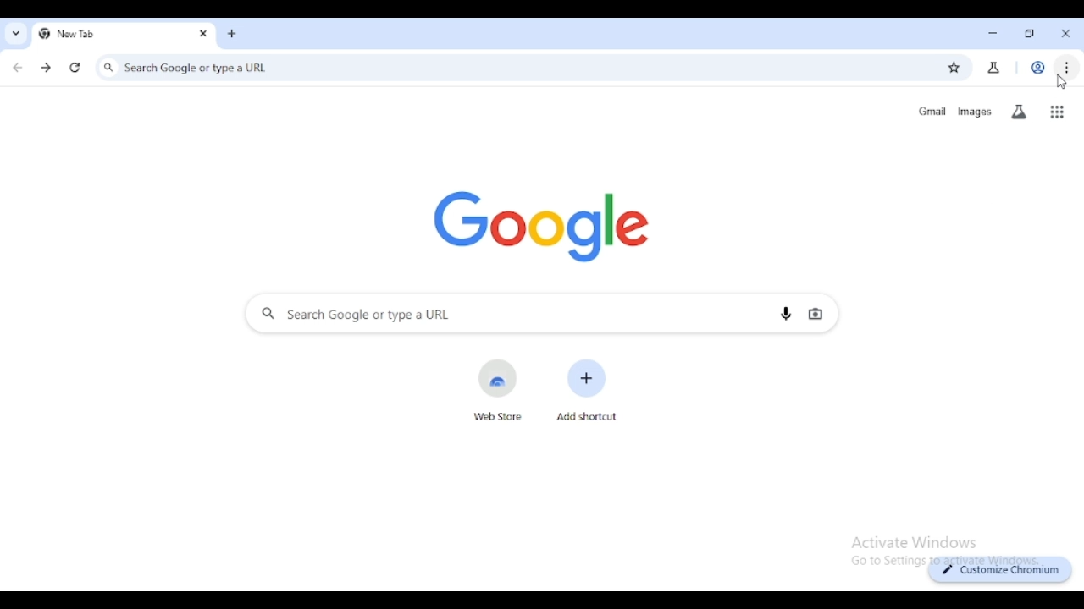 This screenshot has height=609, width=1084. Describe the element at coordinates (974, 112) in the screenshot. I see `images` at that location.